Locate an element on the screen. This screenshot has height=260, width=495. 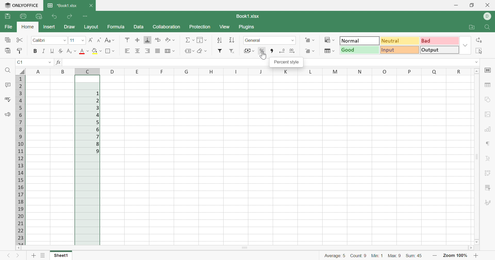
Insert is located at coordinates (49, 27).